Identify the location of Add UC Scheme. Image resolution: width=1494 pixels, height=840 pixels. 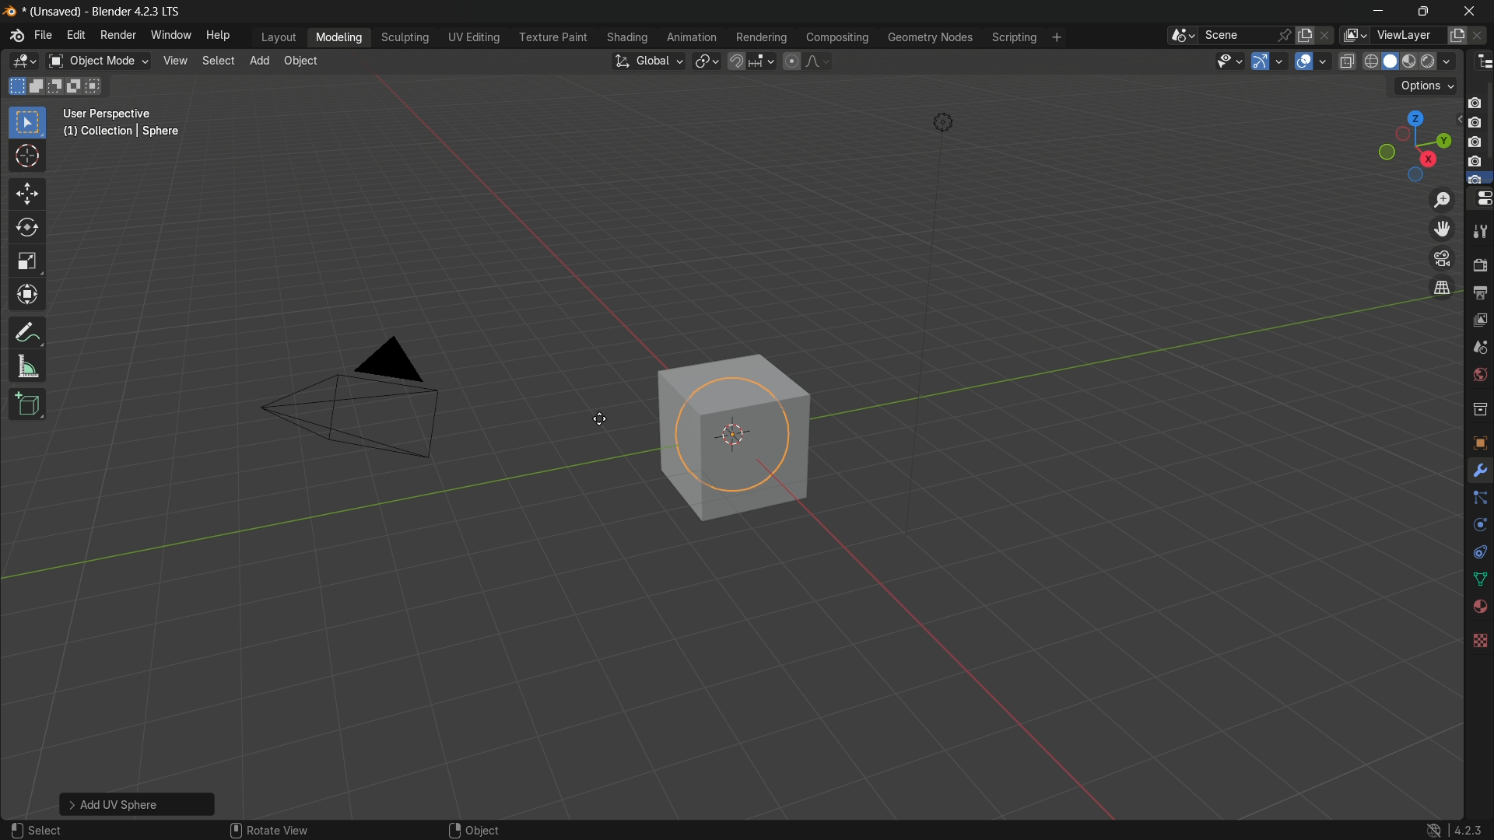
(138, 802).